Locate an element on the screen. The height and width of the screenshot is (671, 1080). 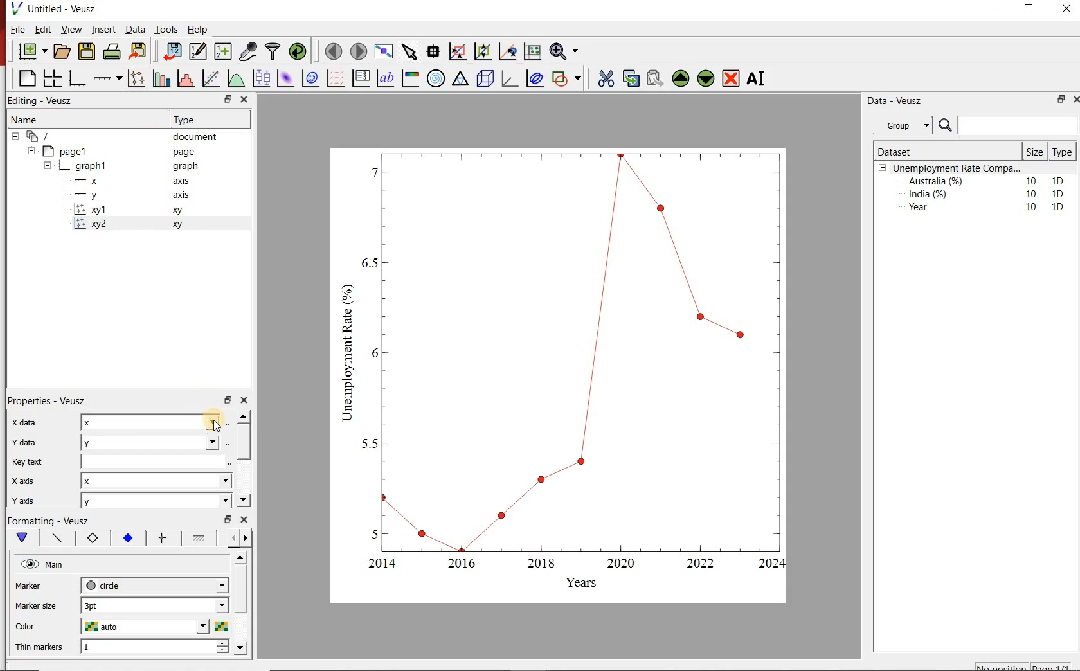
image color bar is located at coordinates (410, 79).